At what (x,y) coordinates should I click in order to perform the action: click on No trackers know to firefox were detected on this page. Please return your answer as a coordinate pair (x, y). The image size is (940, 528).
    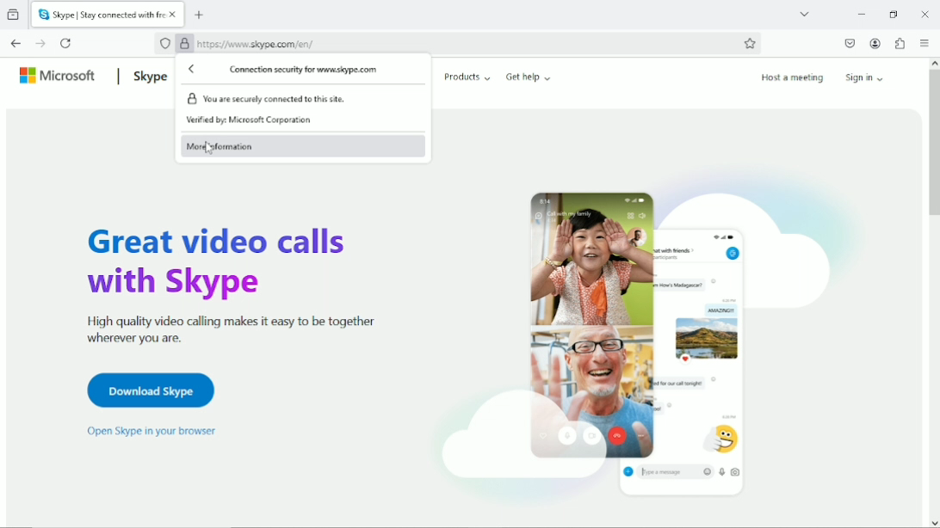
    Looking at the image, I should click on (165, 45).